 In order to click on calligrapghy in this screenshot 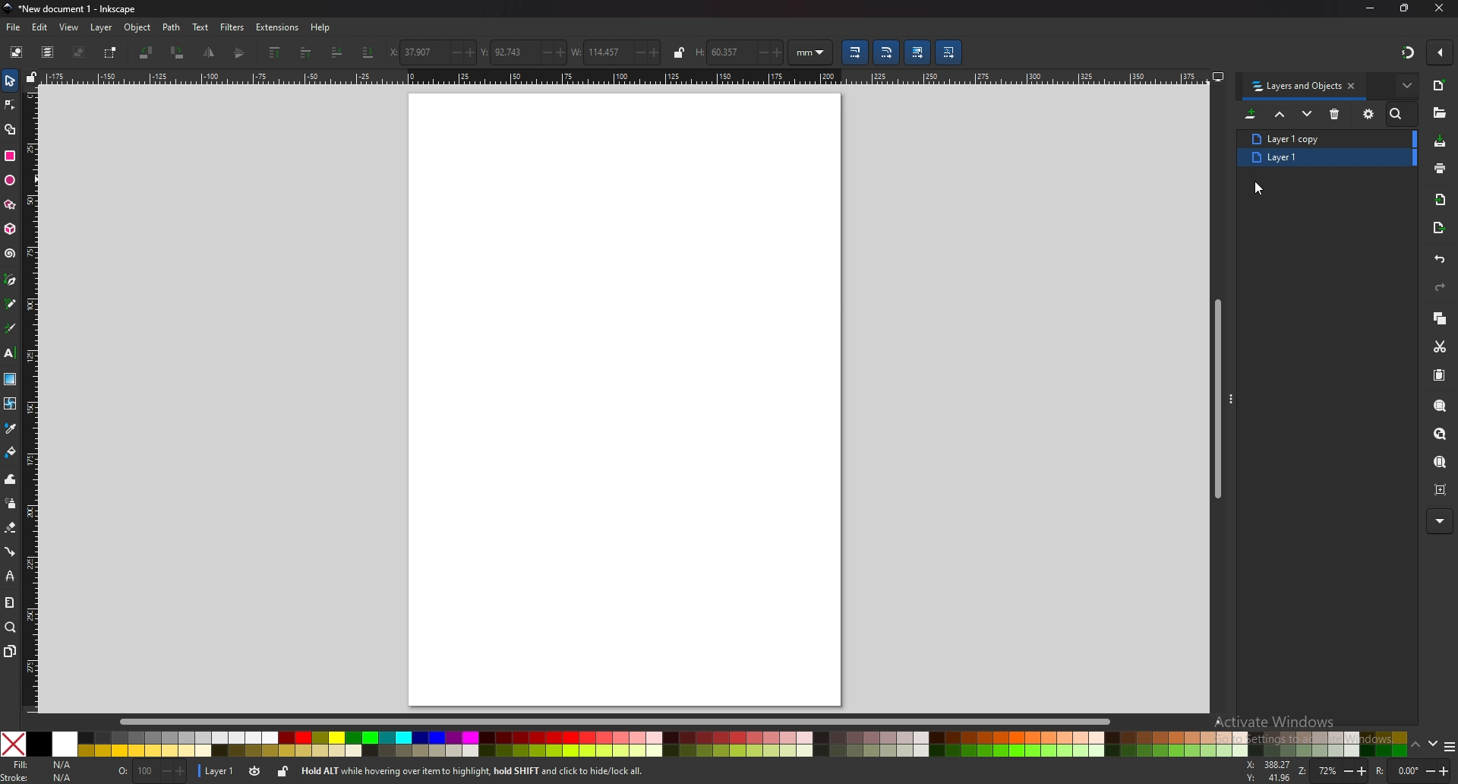, I will do `click(10, 328)`.